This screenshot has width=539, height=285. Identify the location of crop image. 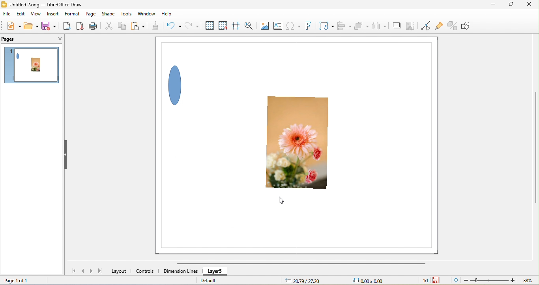
(406, 26).